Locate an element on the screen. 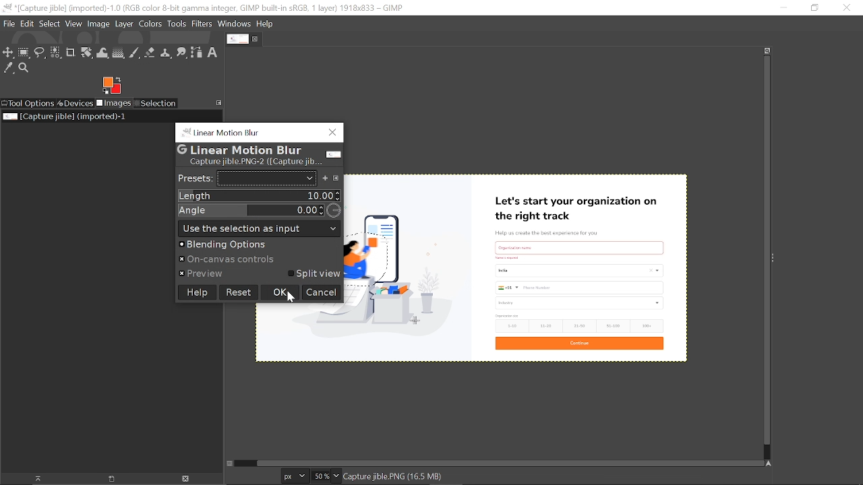 The image size is (863, 485). Close is located at coordinates (847, 7).